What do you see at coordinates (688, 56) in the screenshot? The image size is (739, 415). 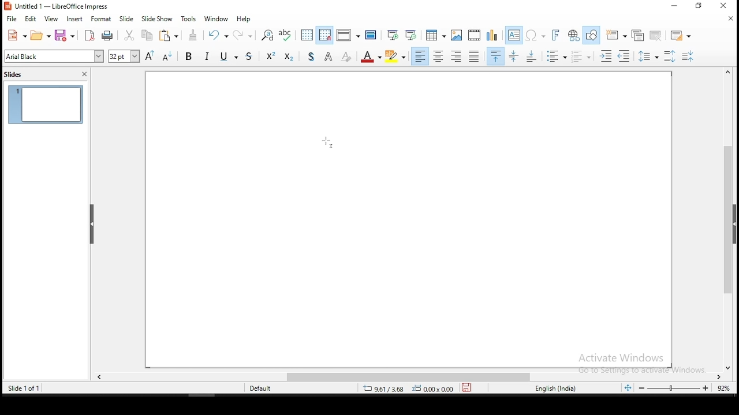 I see `Decrease Line Spacing` at bounding box center [688, 56].